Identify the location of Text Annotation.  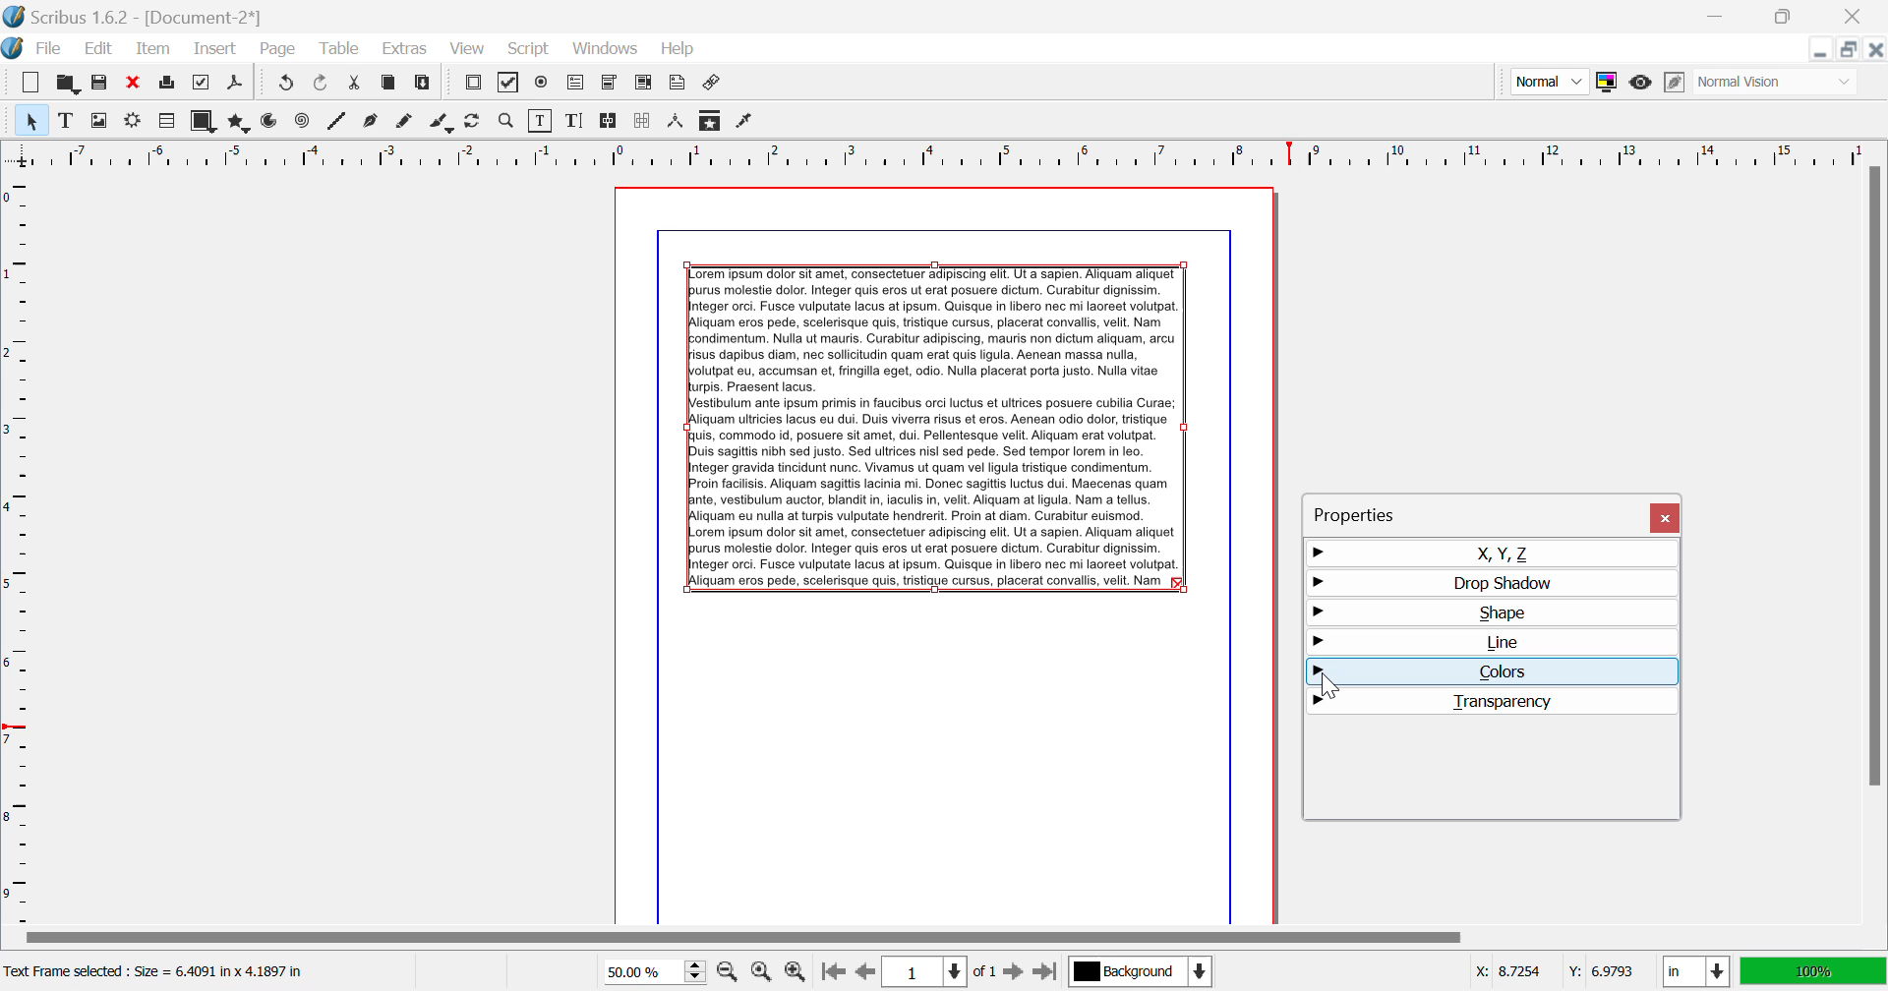
(677, 85).